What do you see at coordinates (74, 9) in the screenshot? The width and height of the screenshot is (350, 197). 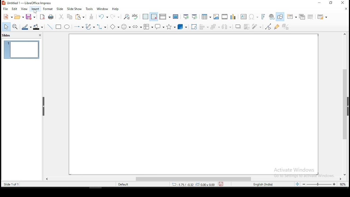 I see `slide show` at bounding box center [74, 9].